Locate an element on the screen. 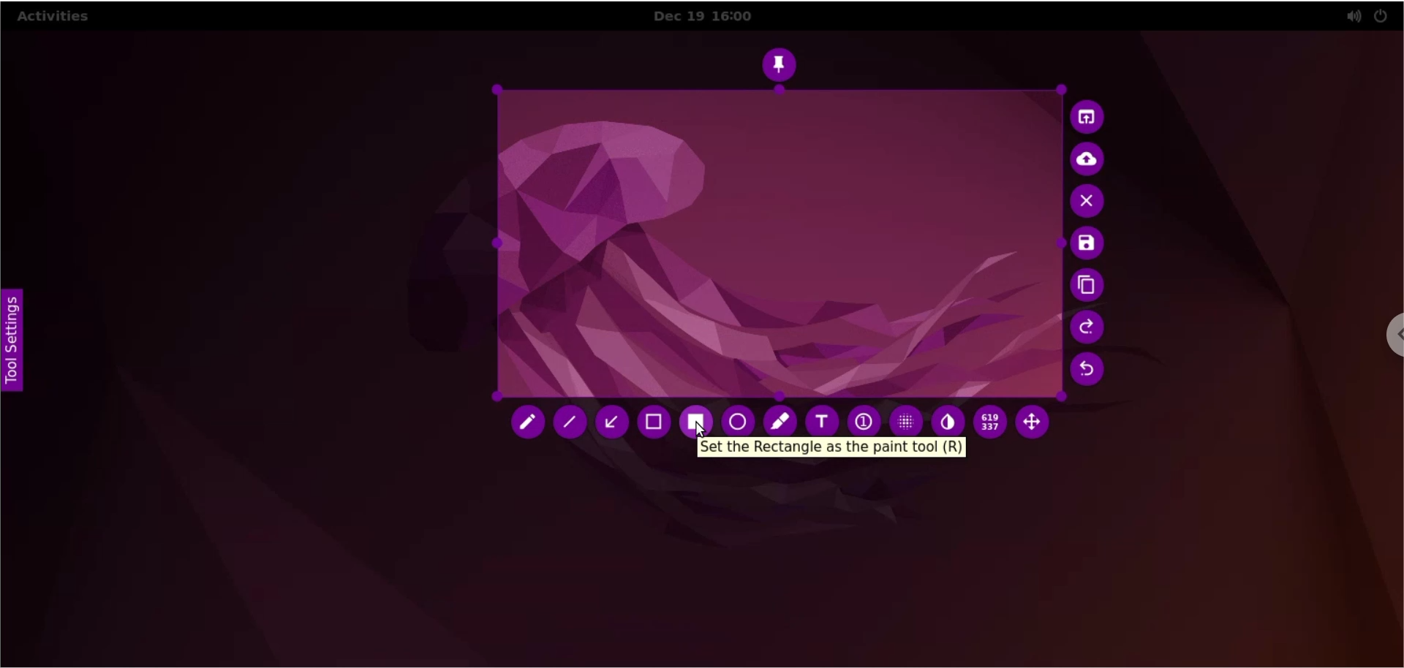  pin  is located at coordinates (784, 62).